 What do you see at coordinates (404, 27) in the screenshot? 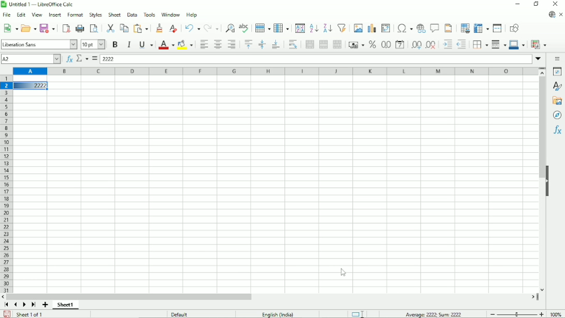
I see `Insert special characters` at bounding box center [404, 27].